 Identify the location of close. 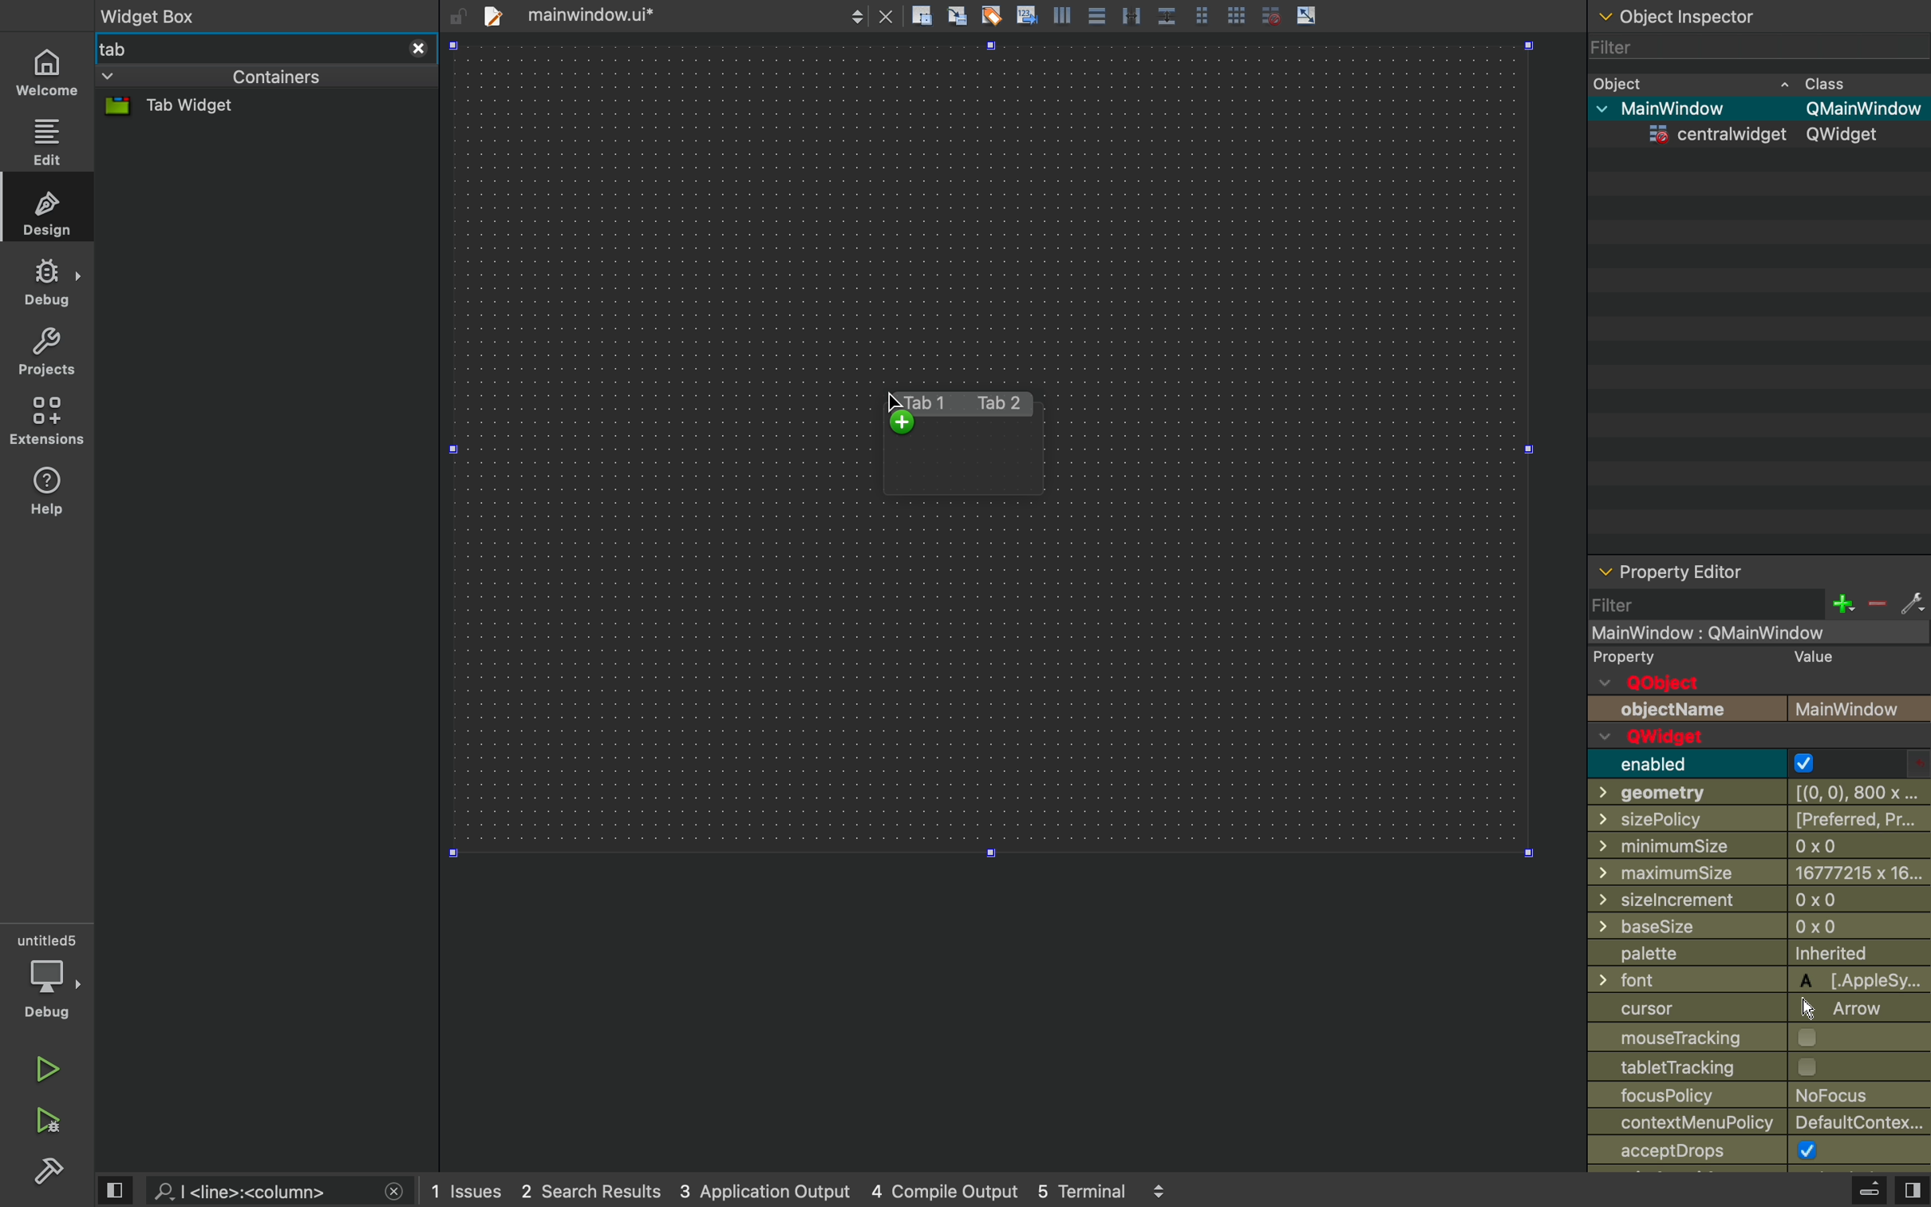
(394, 1193).